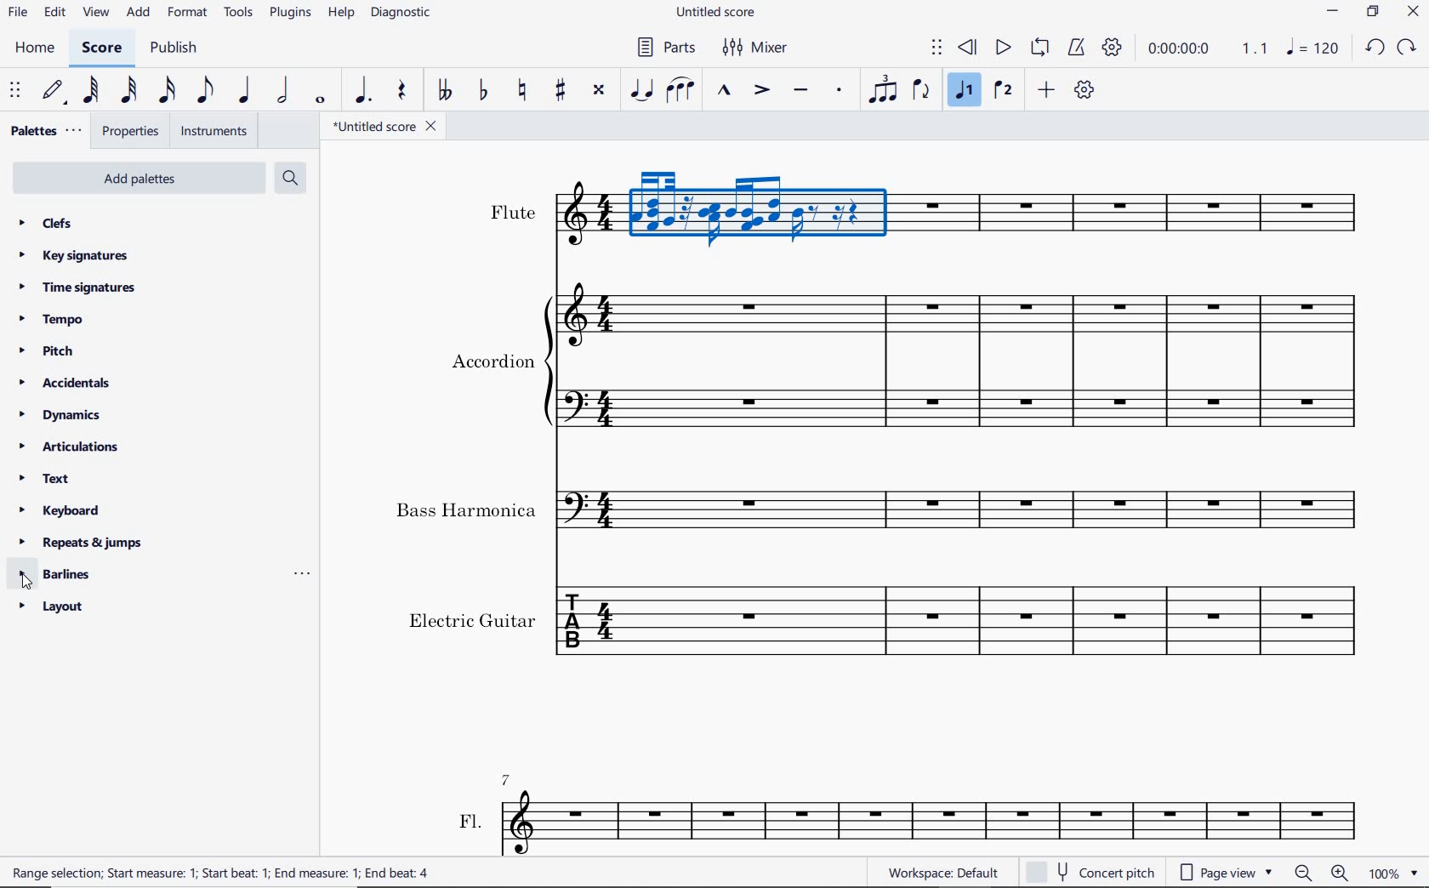 This screenshot has width=1429, height=888. What do you see at coordinates (60, 573) in the screenshot?
I see `barlines` at bounding box center [60, 573].